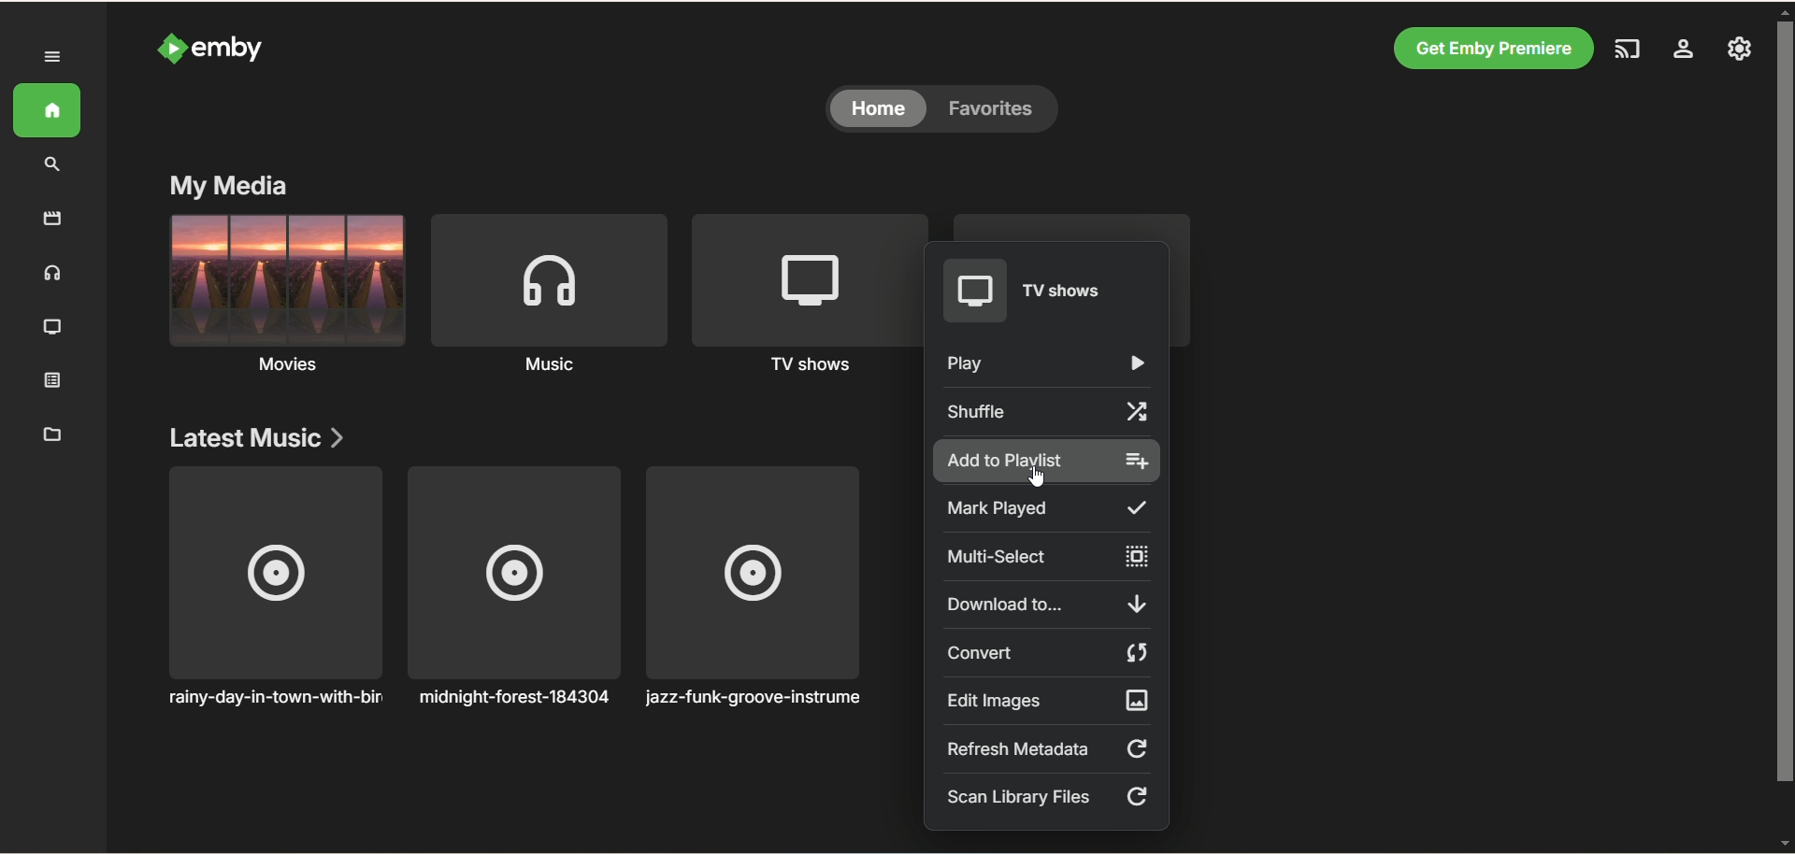 The width and height of the screenshot is (1795, 854). What do you see at coordinates (1046, 652) in the screenshot?
I see `convert` at bounding box center [1046, 652].